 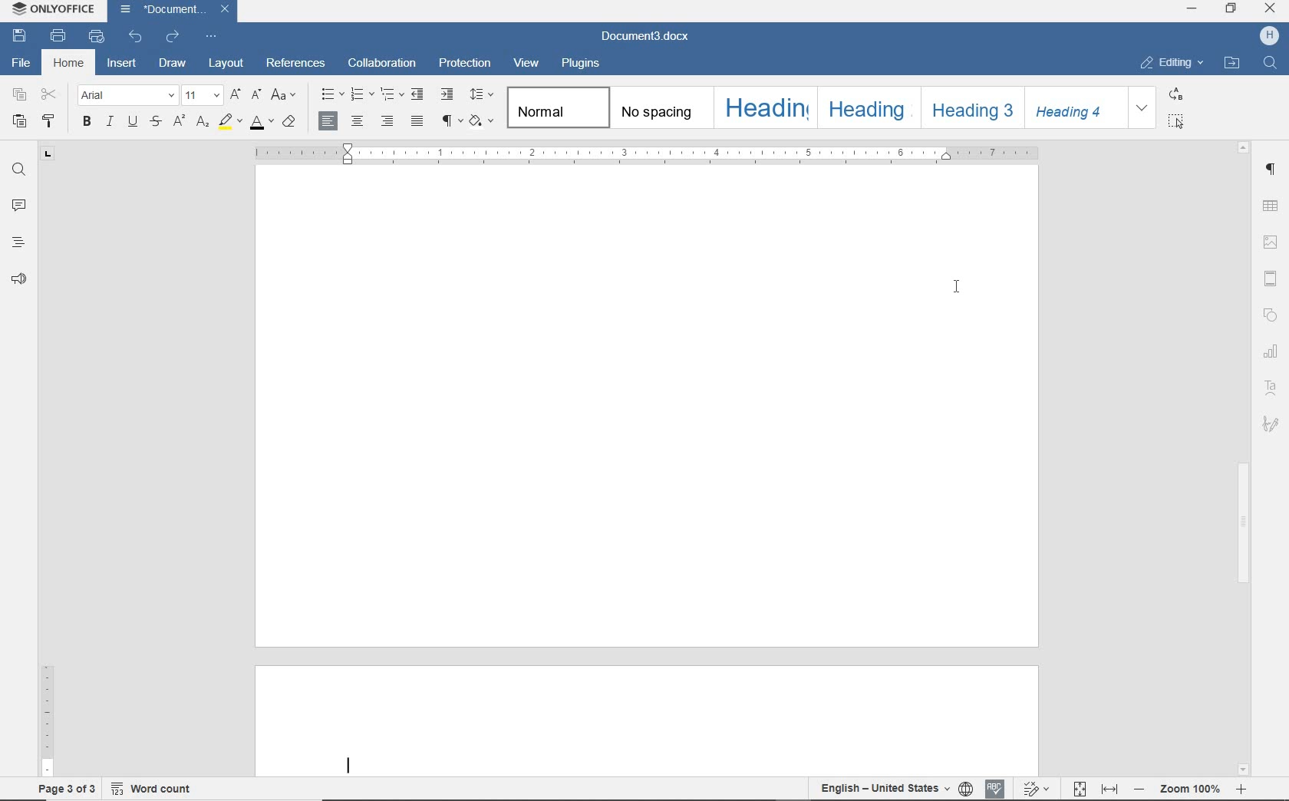 What do you see at coordinates (480, 119) in the screenshot?
I see `SHADING` at bounding box center [480, 119].